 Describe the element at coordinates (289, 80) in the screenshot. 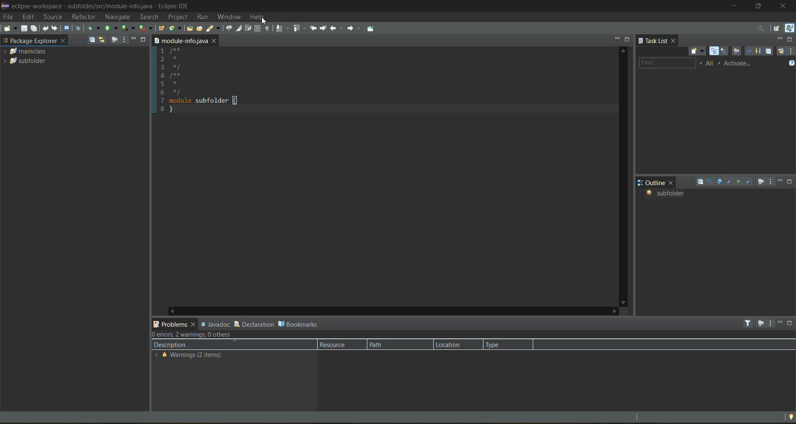

I see `1 /** 2  * 3  */ 4 /** 5 * 6 */ 7 module subfolder { 8 }` at that location.